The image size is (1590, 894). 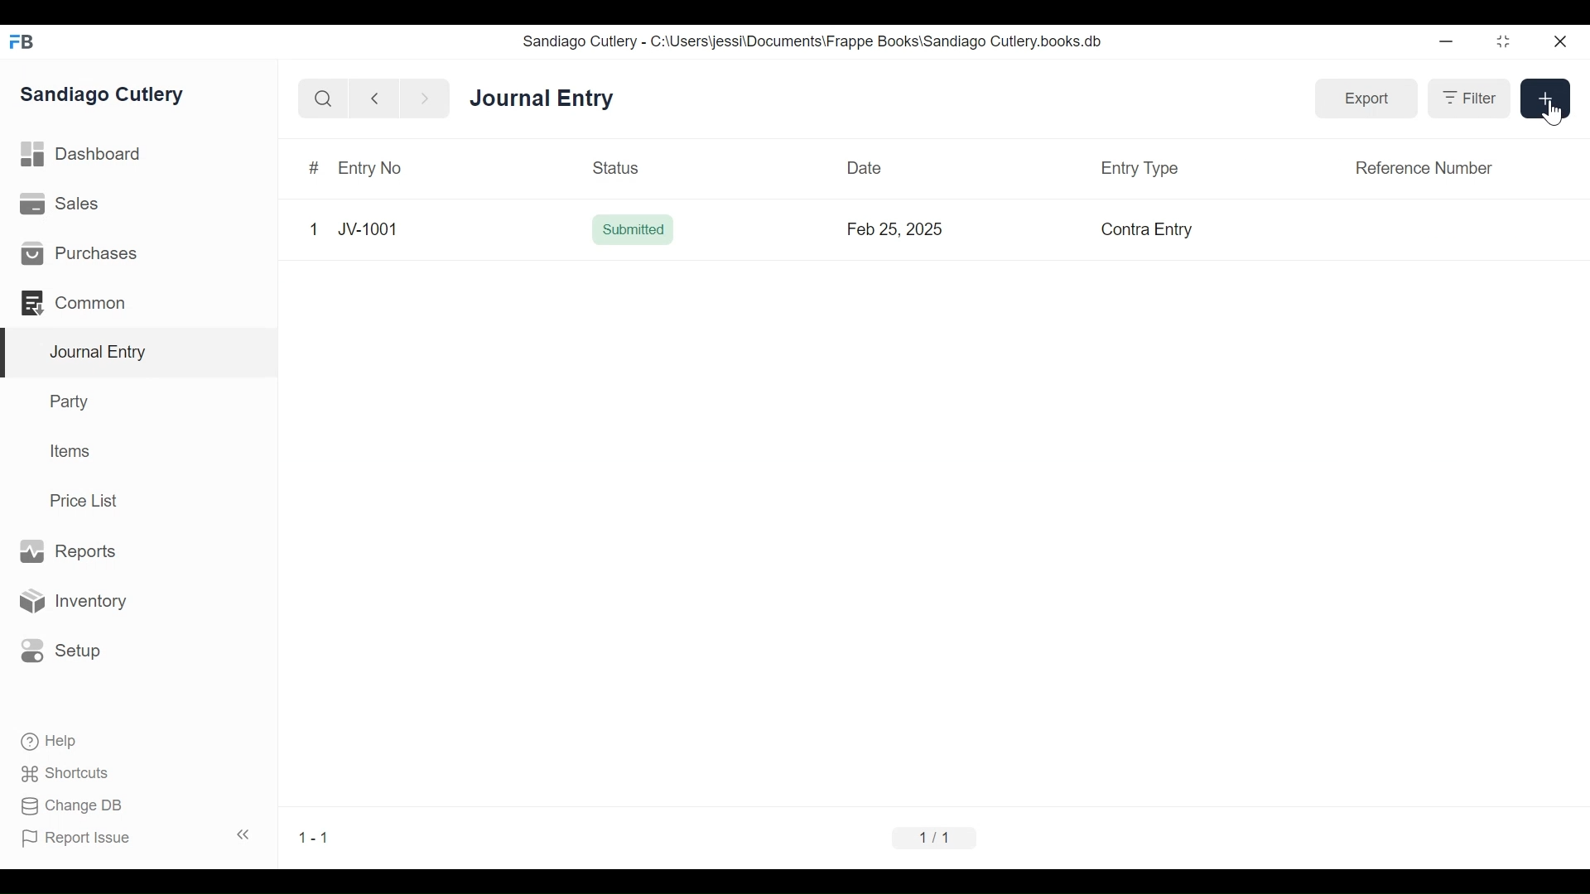 I want to click on Frappe Books Desktop icon, so click(x=21, y=41).